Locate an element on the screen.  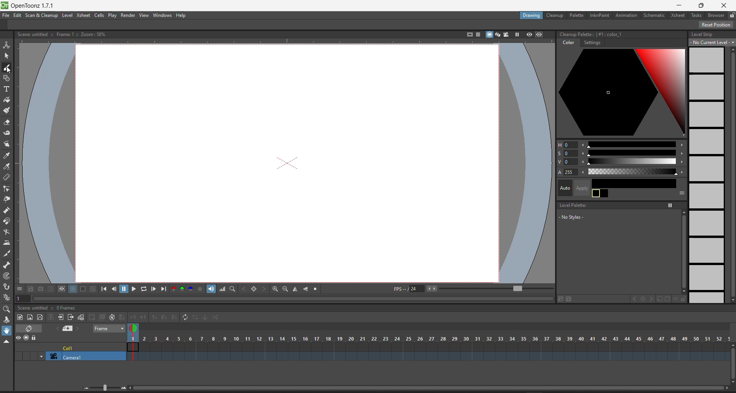
flip vertically is located at coordinates (306, 289).